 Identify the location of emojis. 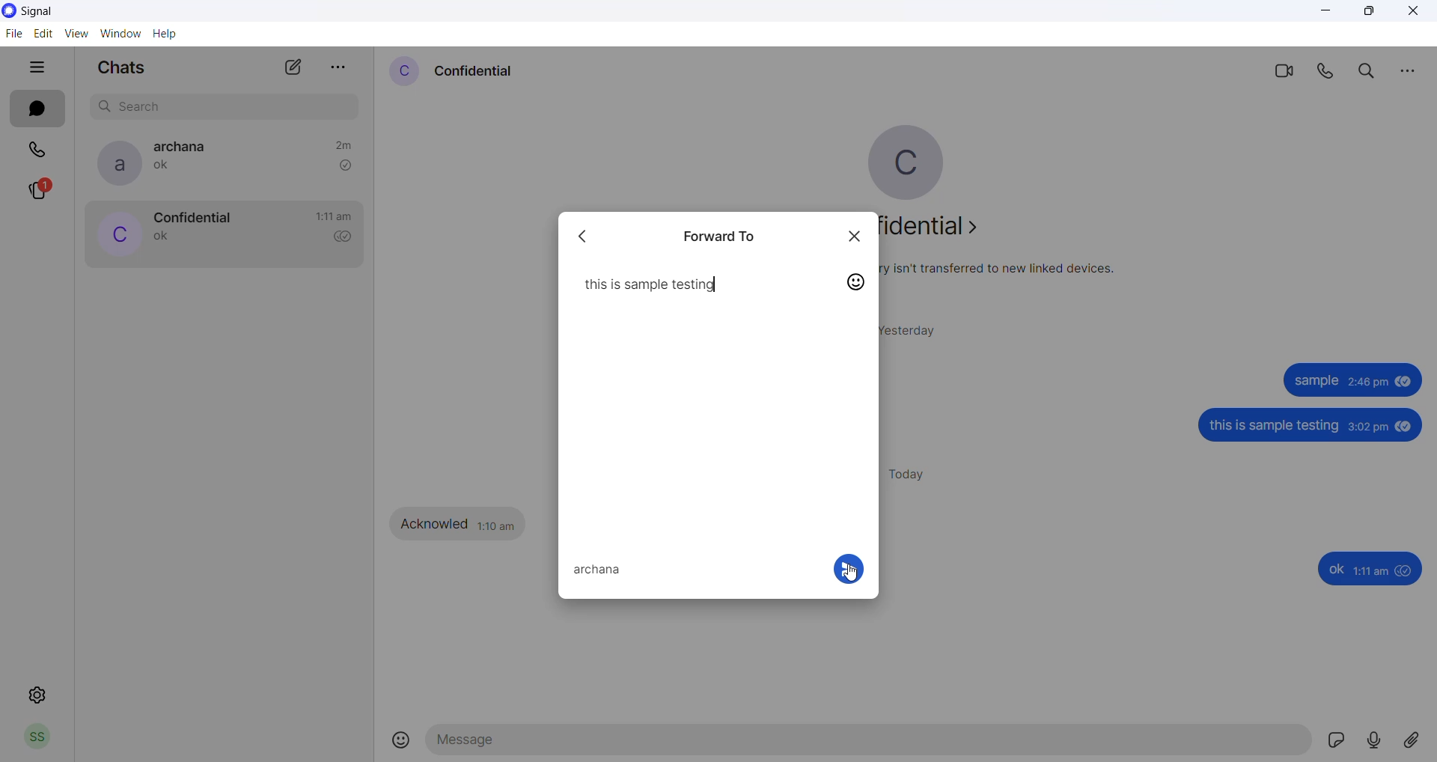
(402, 741).